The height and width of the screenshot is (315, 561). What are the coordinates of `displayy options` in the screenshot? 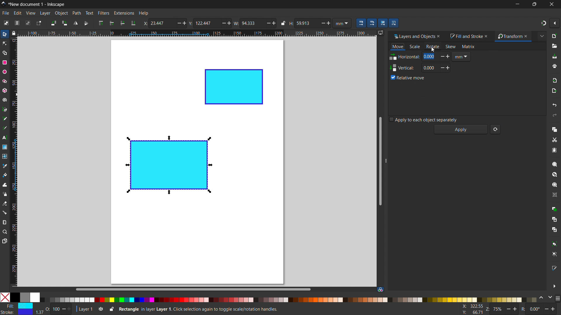 It's located at (380, 33).